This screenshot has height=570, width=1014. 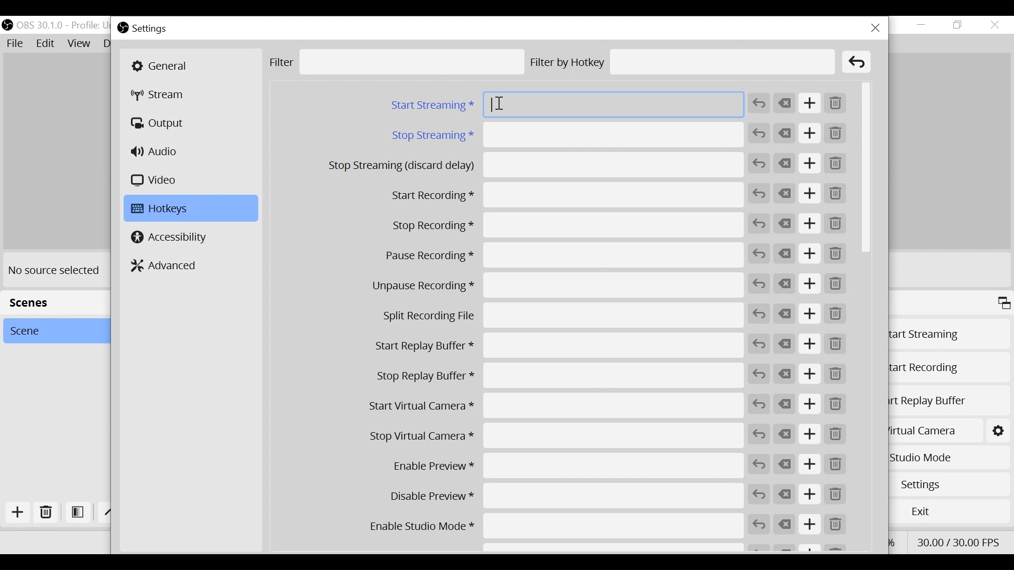 What do you see at coordinates (759, 524) in the screenshot?
I see `Revert` at bounding box center [759, 524].